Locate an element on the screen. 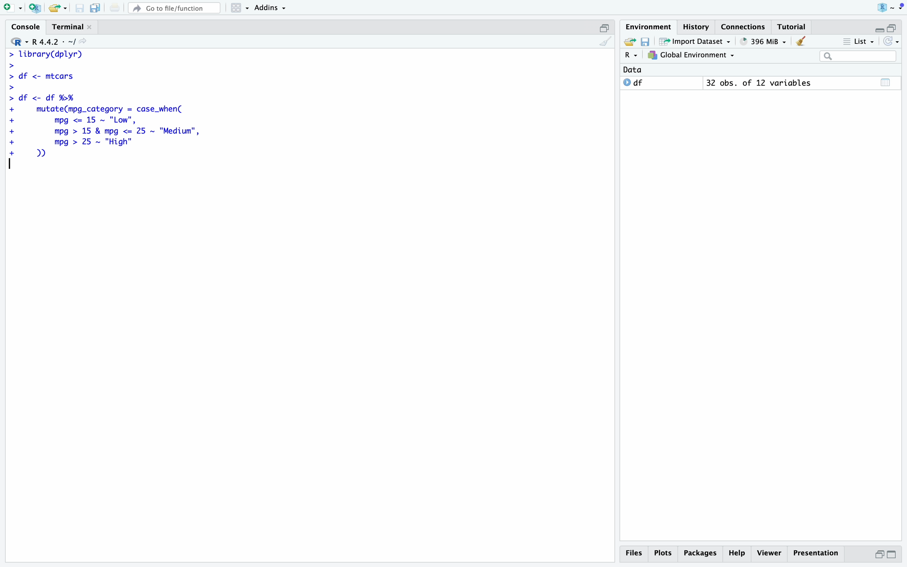  open in separate window is located at coordinates (605, 28).